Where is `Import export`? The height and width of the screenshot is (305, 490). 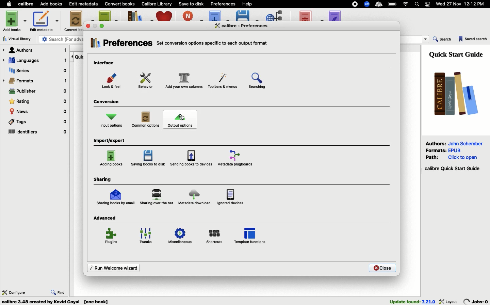 Import export is located at coordinates (111, 141).